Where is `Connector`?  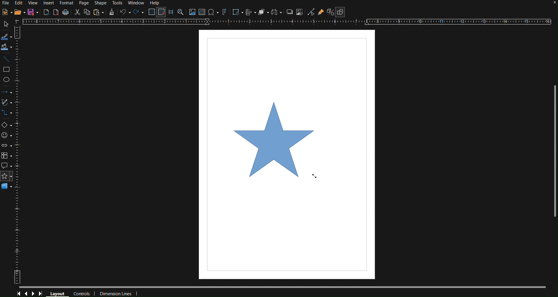
Connector is located at coordinates (7, 115).